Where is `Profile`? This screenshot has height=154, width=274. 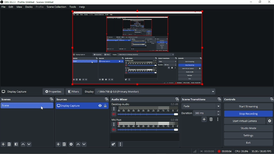 Profile is located at coordinates (39, 7).